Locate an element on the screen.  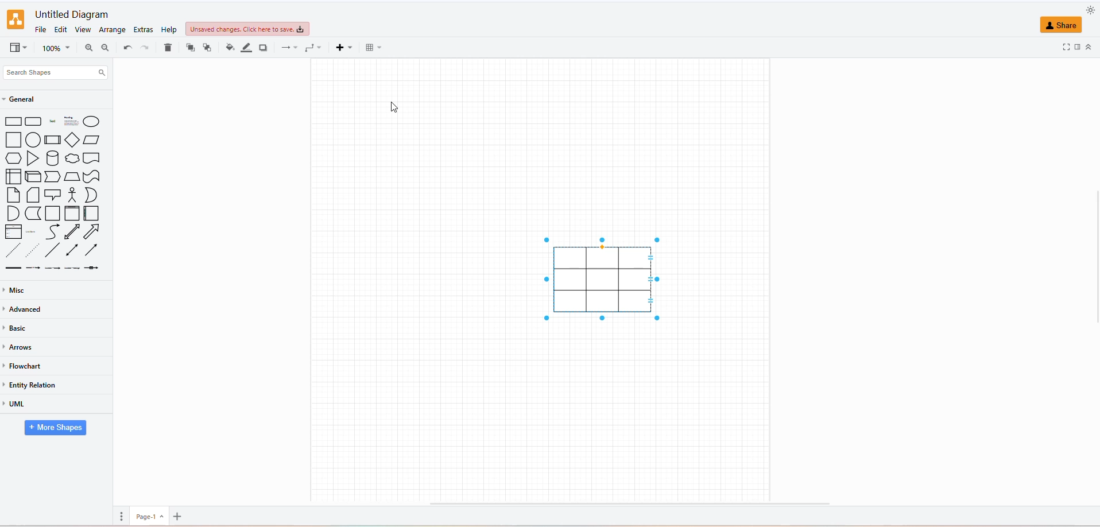
unsaved changes click here to save is located at coordinates (246, 30).